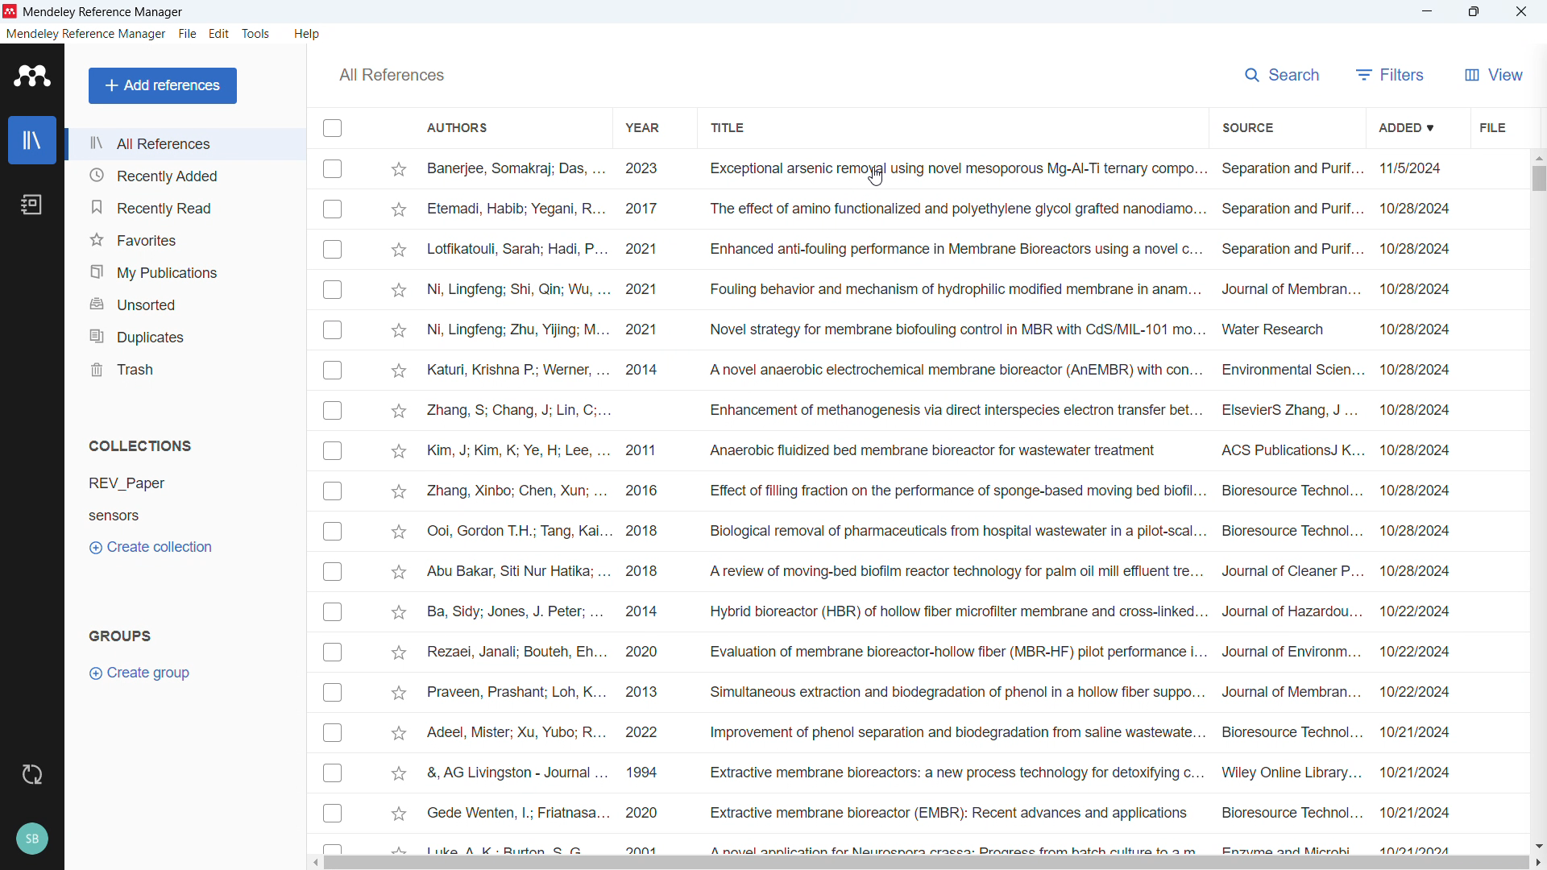 The height and width of the screenshot is (870, 1547). I want to click on groups, so click(118, 634).